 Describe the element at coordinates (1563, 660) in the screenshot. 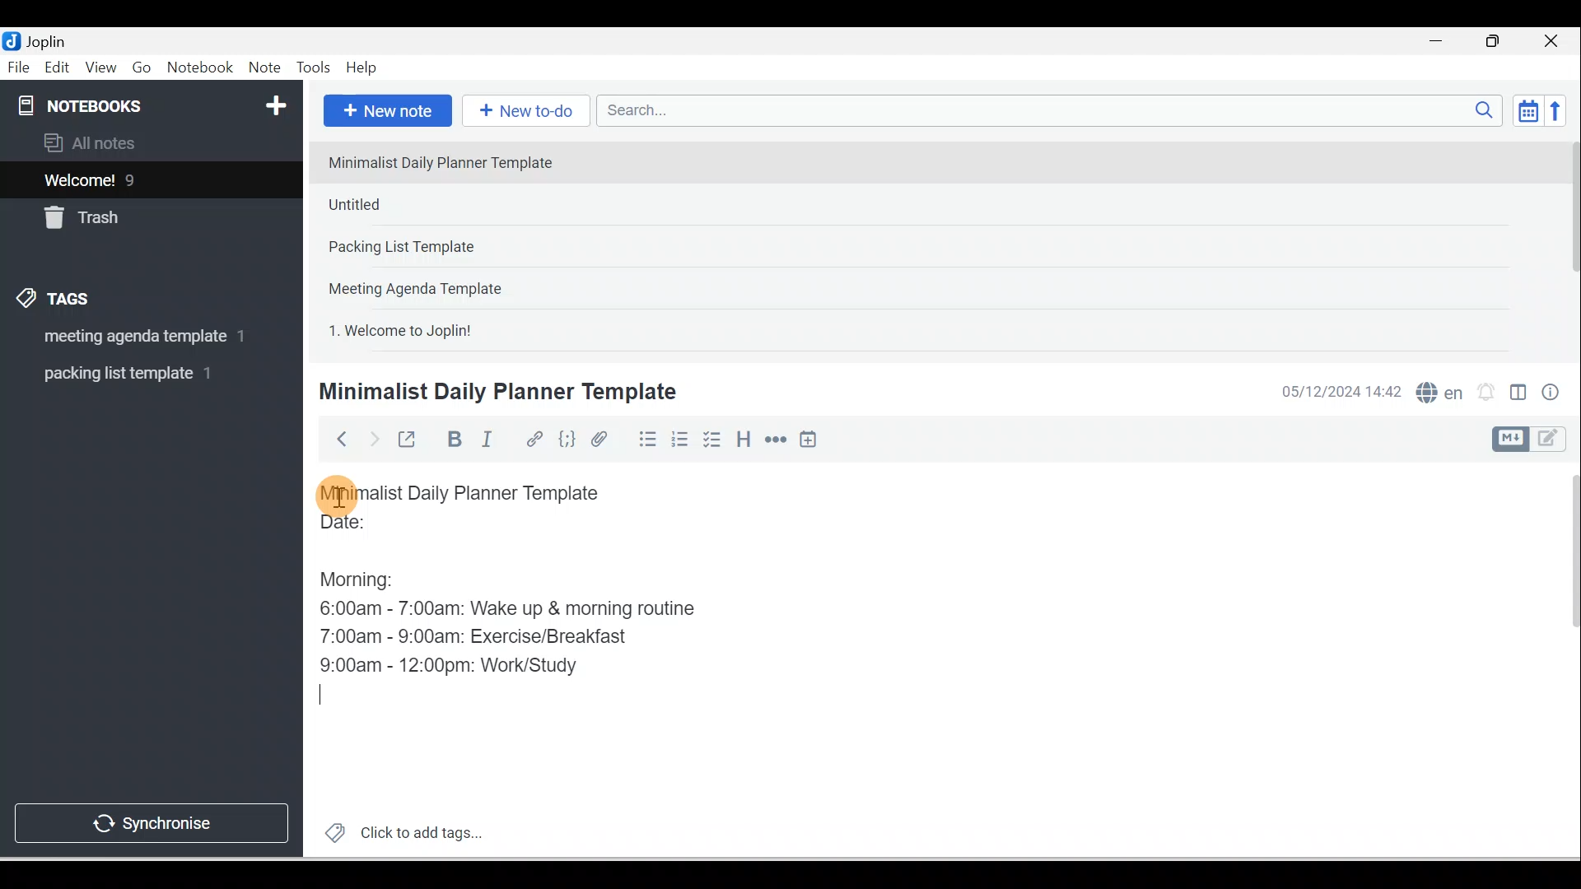

I see `Scroll bar` at that location.